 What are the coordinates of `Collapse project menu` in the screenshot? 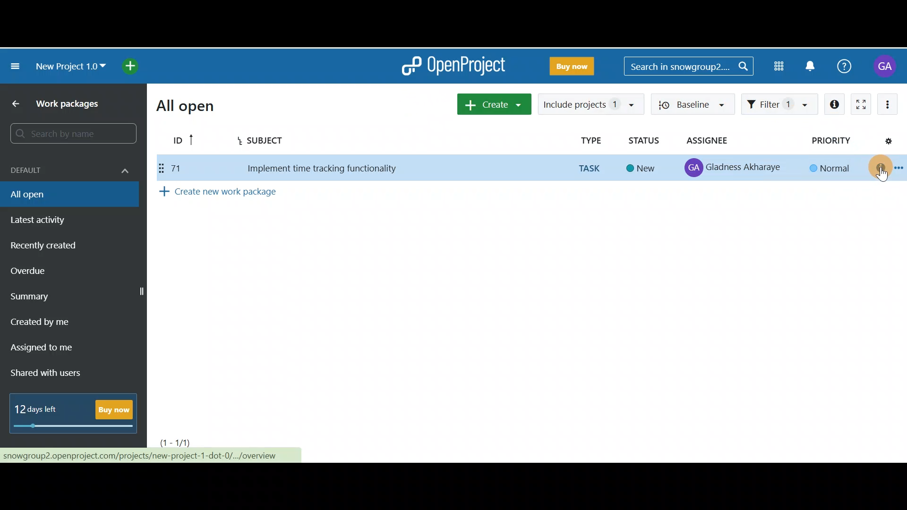 It's located at (16, 68).